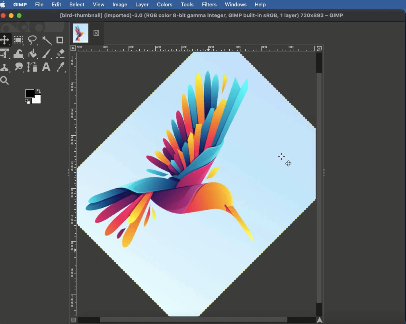 This screenshot has height=324, width=406. Describe the element at coordinates (74, 184) in the screenshot. I see `vertical Ruler` at that location.